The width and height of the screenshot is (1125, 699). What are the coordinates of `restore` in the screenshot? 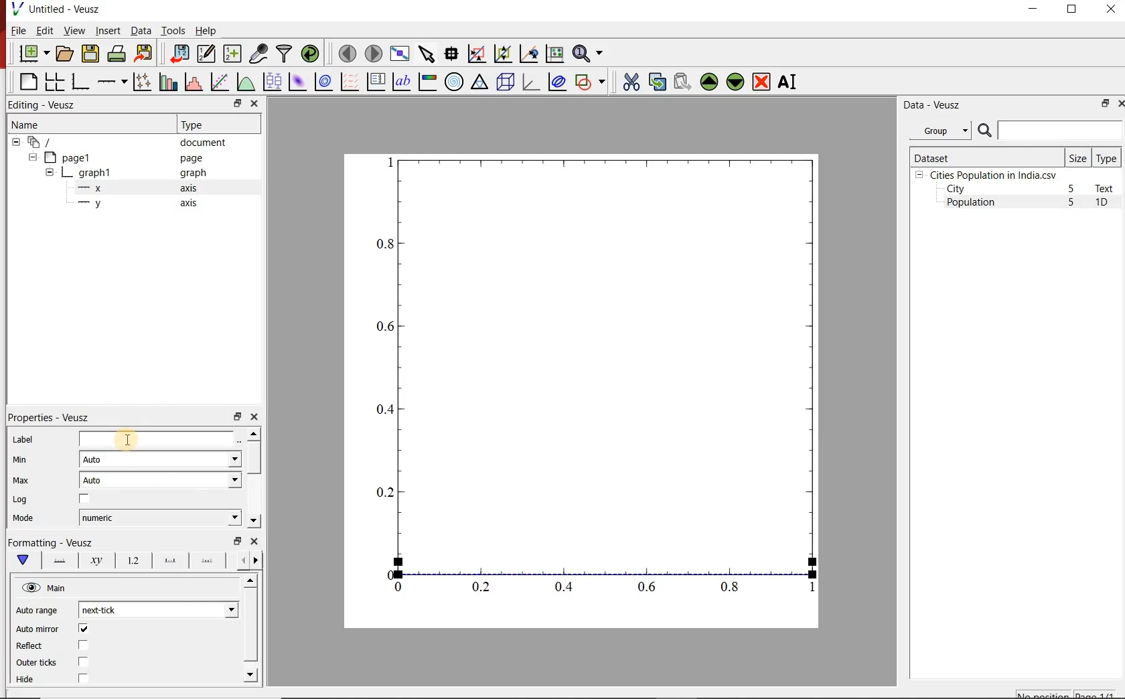 It's located at (1106, 103).